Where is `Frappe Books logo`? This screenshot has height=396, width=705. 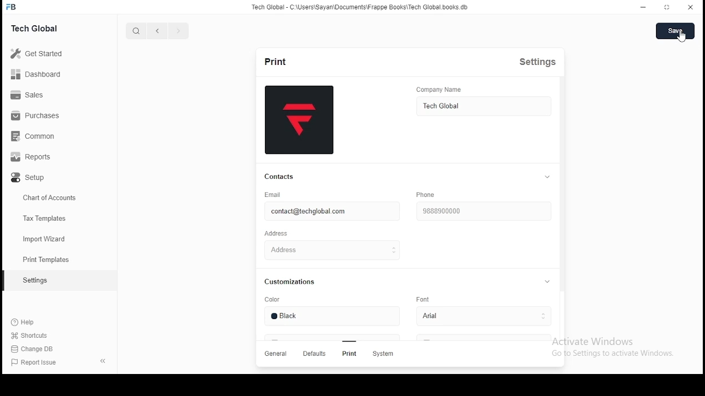
Frappe Books logo is located at coordinates (13, 7).